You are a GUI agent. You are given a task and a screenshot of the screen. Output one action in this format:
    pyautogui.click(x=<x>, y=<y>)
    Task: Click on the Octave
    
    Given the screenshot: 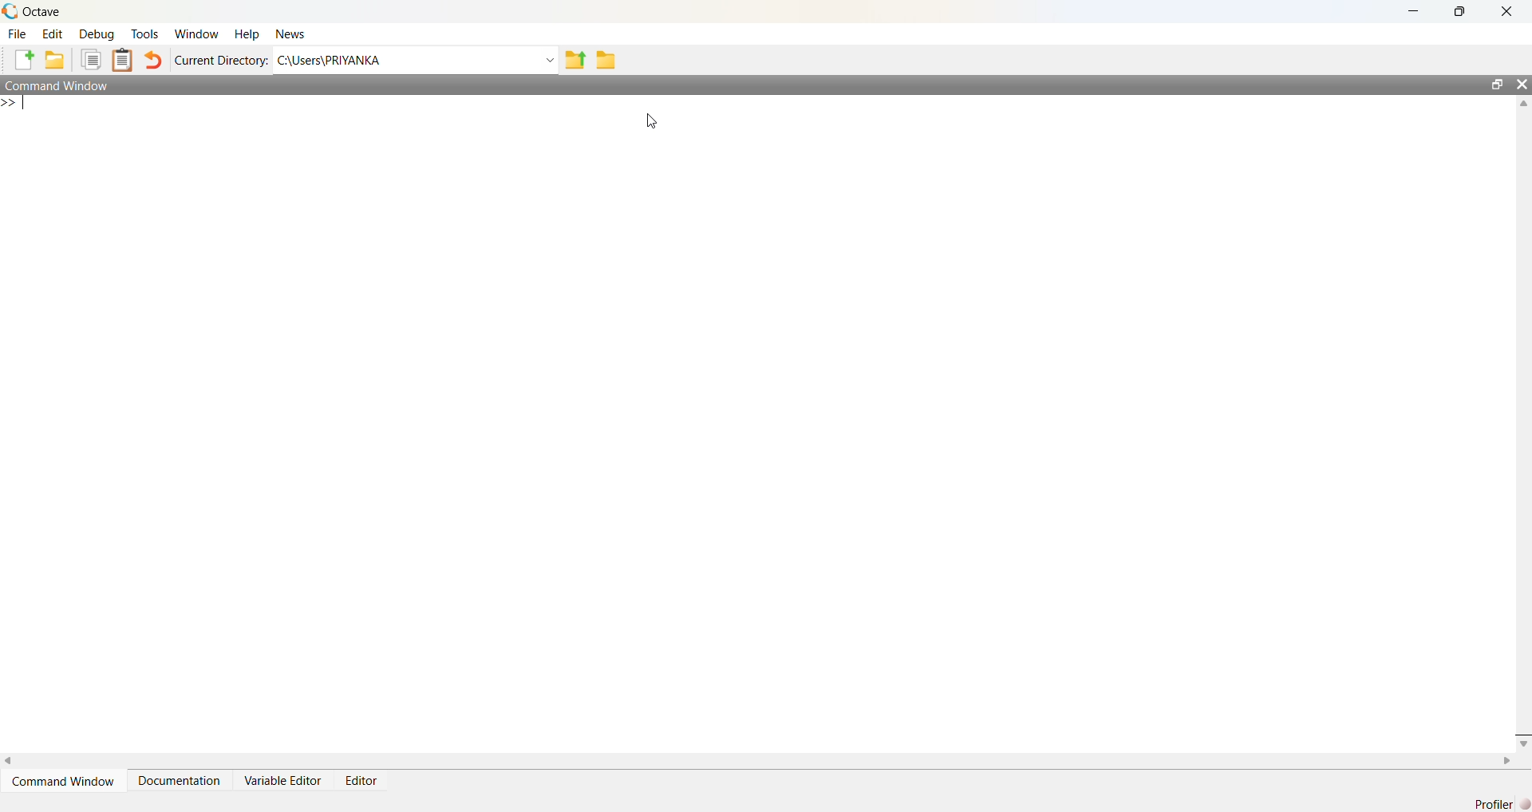 What is the action you would take?
    pyautogui.click(x=42, y=11)
    